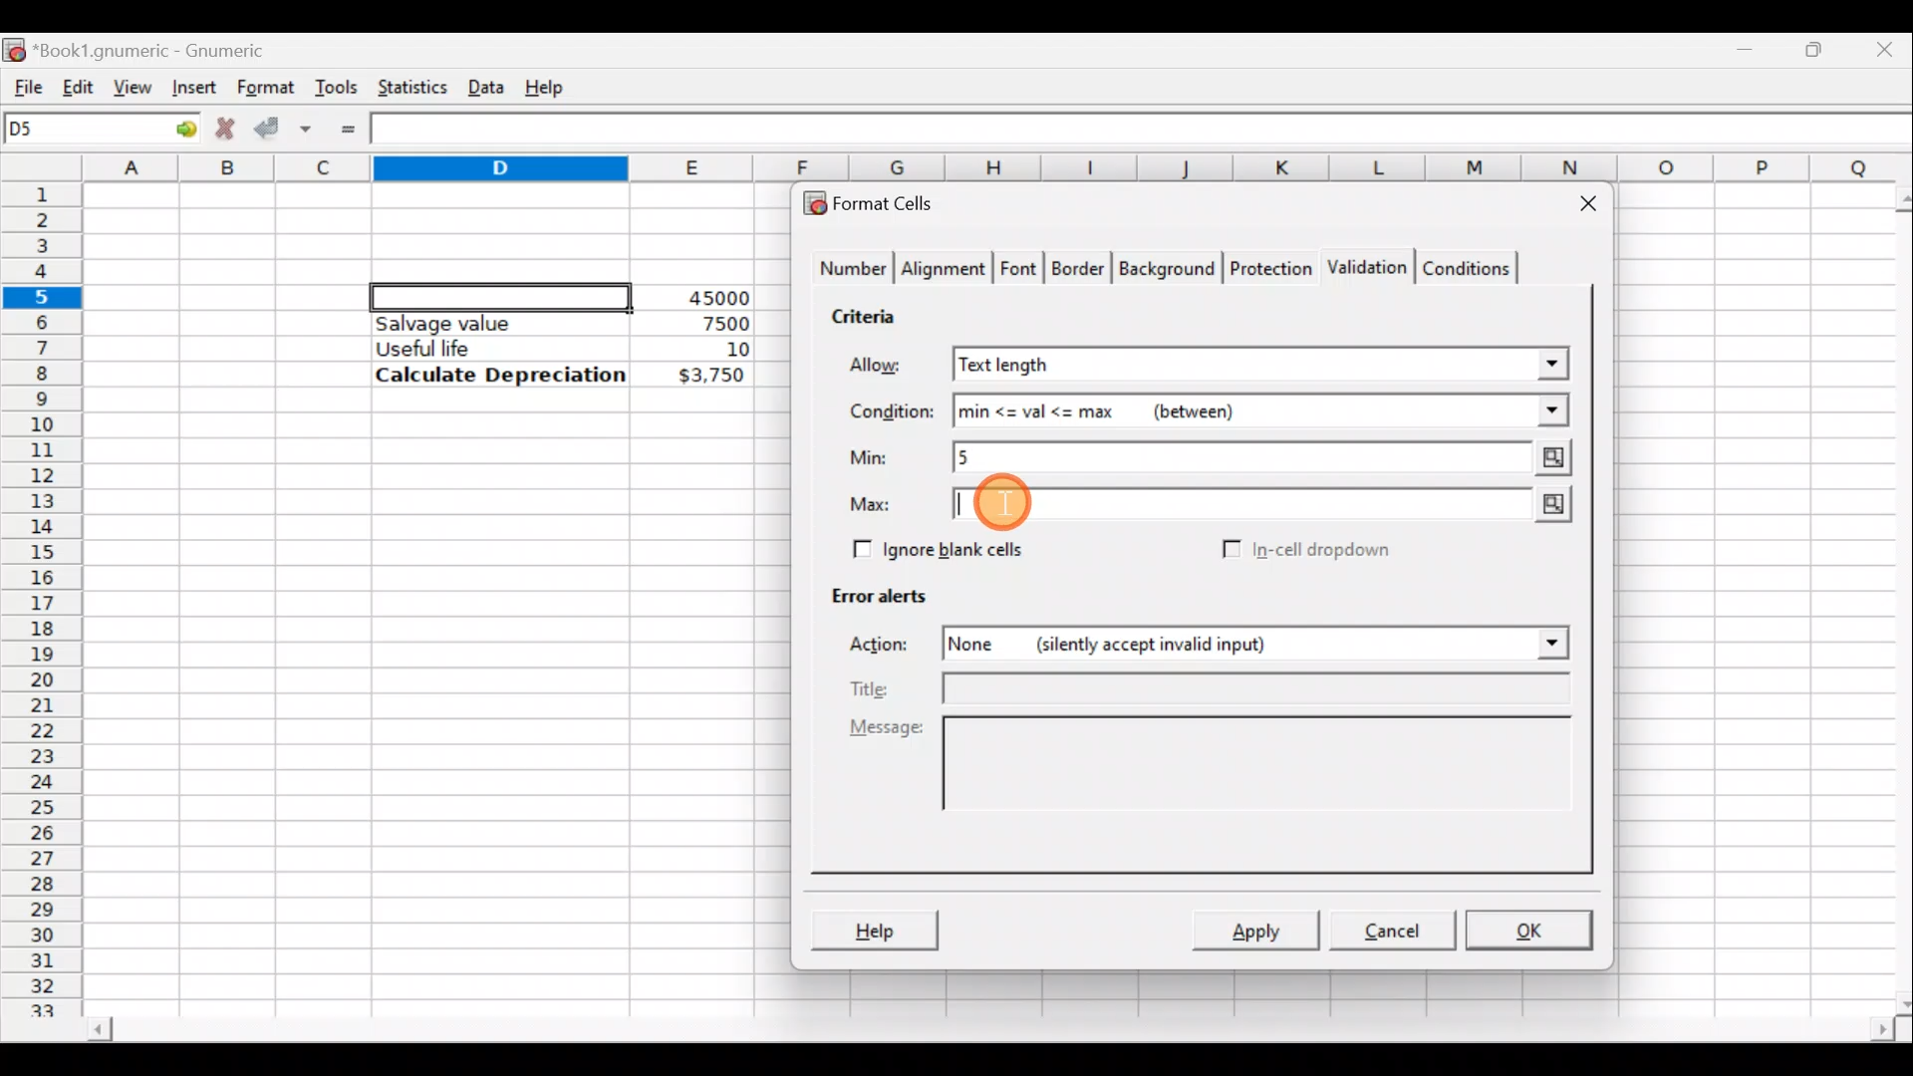 This screenshot has height=1076, width=1913. What do you see at coordinates (935, 546) in the screenshot?
I see `Ignore blank cells` at bounding box center [935, 546].